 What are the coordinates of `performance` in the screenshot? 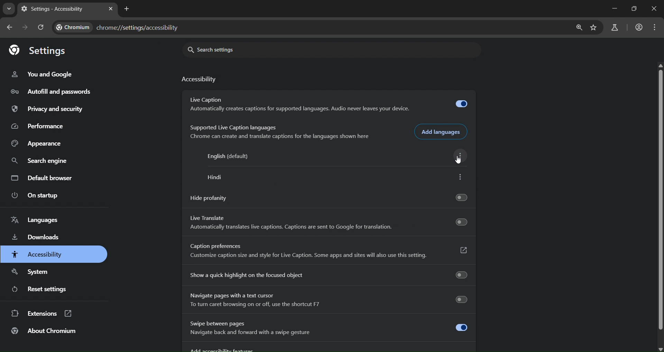 It's located at (41, 127).